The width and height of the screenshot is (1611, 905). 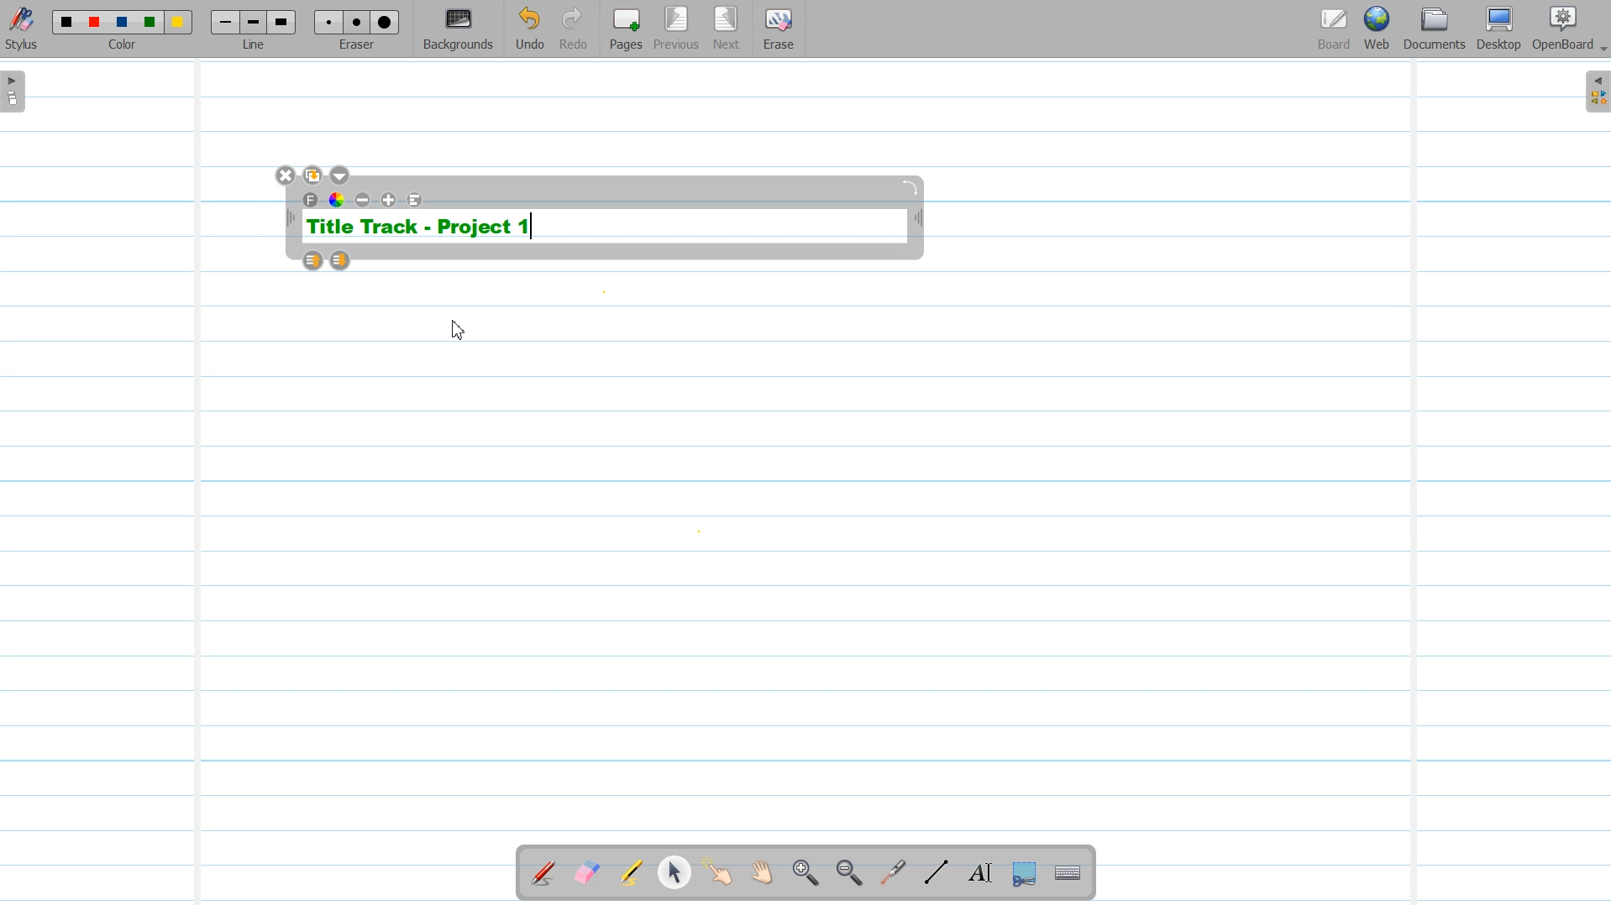 I want to click on Annotate Document, so click(x=543, y=873).